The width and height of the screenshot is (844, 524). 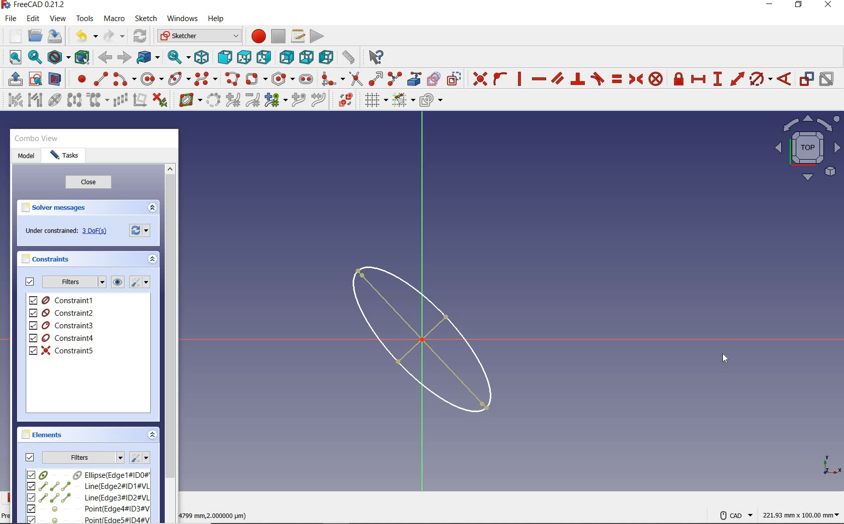 What do you see at coordinates (679, 79) in the screenshot?
I see `constrin lock` at bounding box center [679, 79].